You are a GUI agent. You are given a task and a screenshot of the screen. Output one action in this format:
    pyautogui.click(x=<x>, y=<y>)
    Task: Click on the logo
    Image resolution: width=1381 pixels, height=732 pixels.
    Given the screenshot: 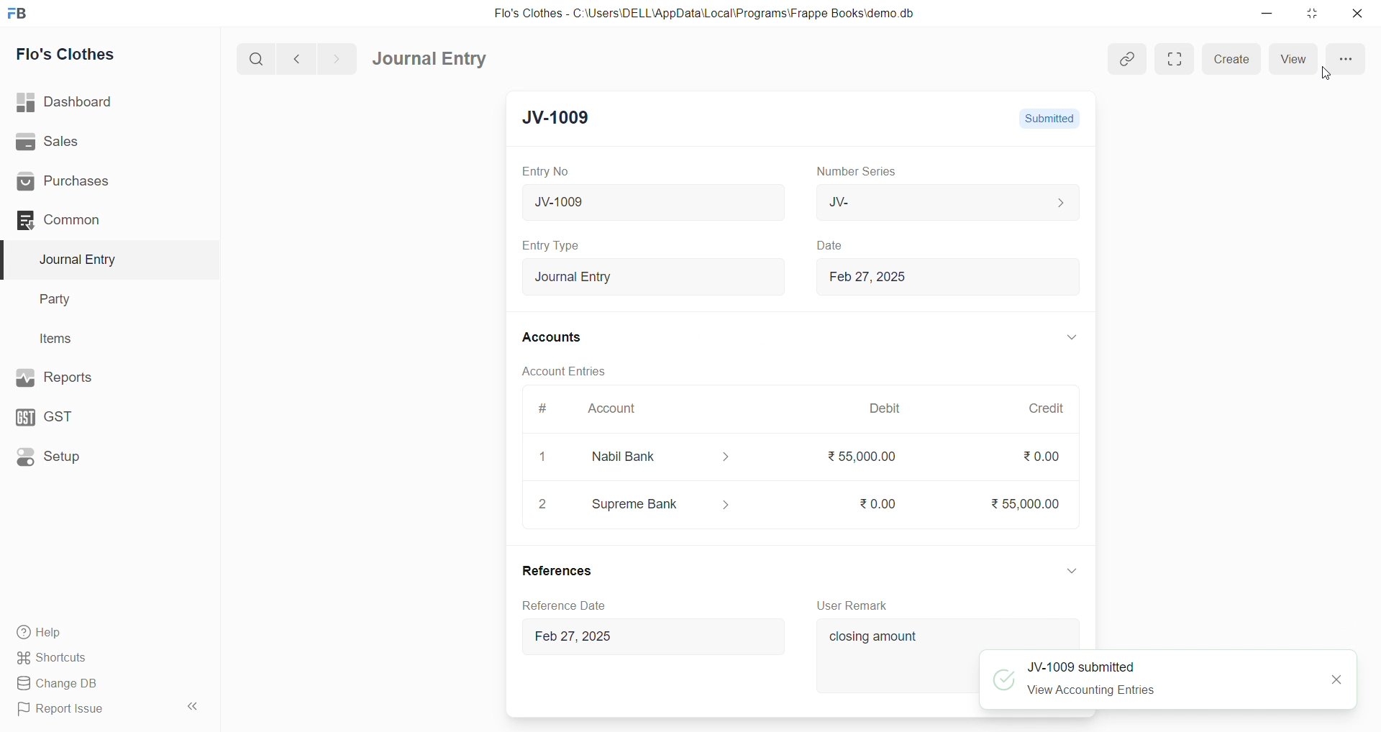 What is the action you would take?
    pyautogui.click(x=22, y=12)
    